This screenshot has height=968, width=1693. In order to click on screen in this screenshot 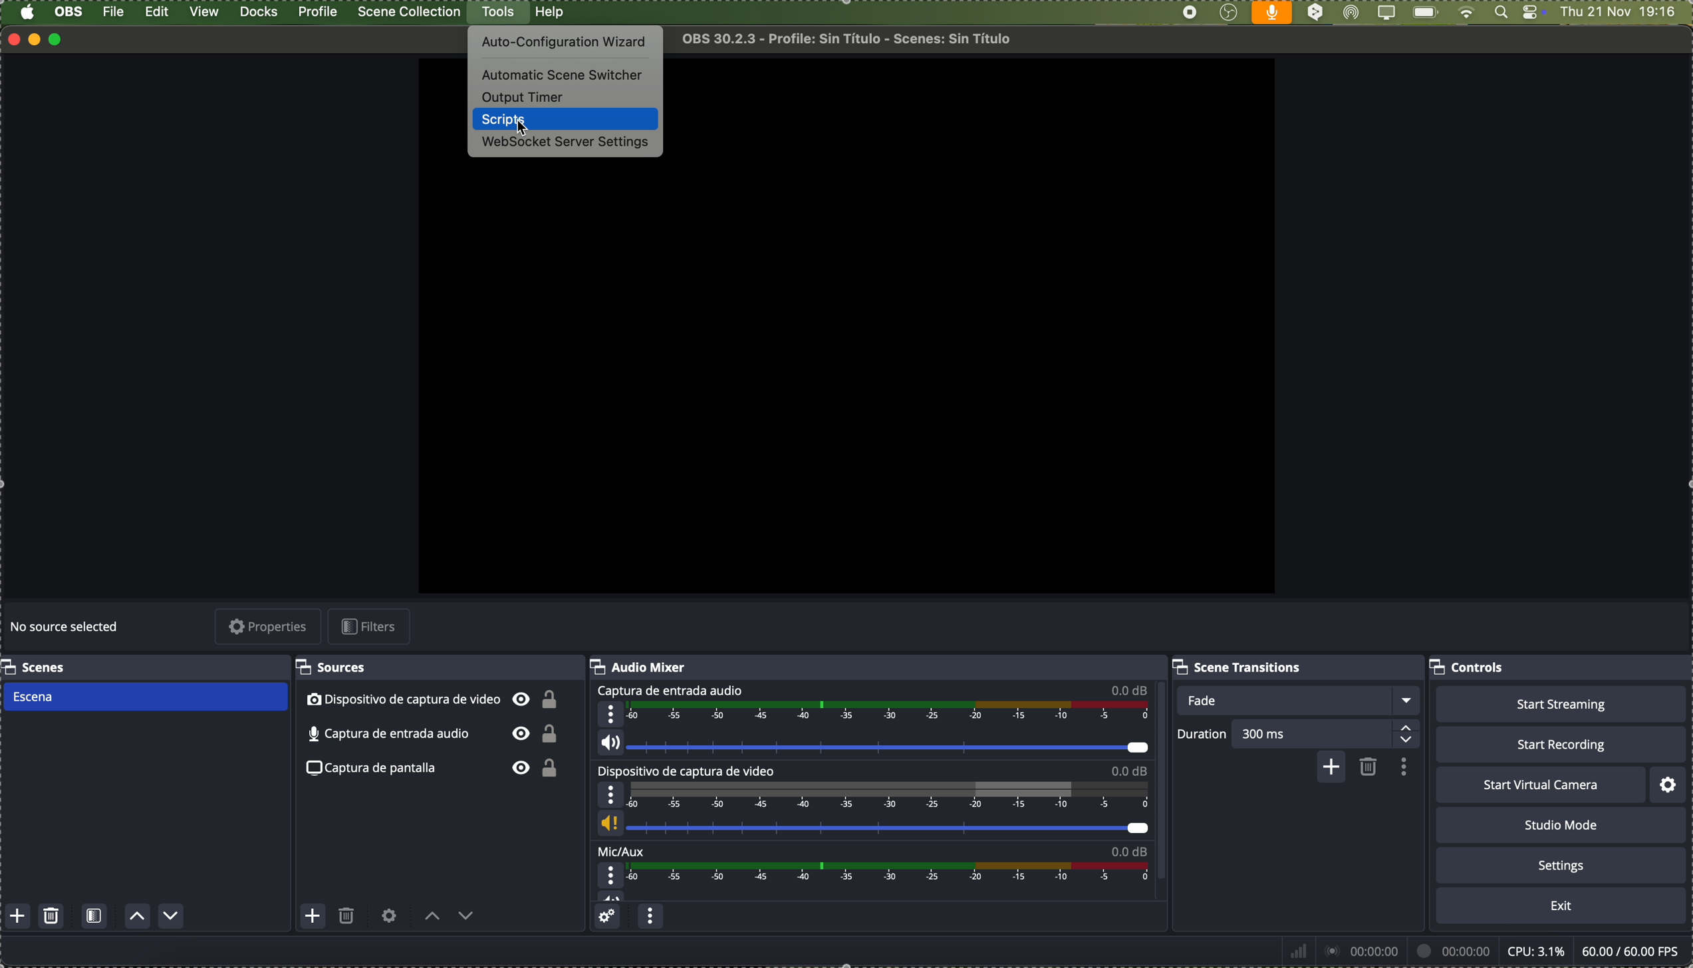, I will do `click(1385, 13)`.